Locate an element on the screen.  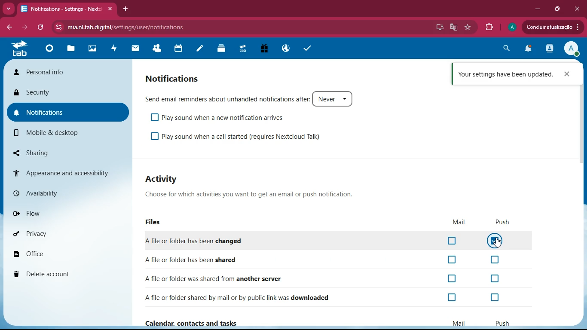
mail is located at coordinates (456, 322).